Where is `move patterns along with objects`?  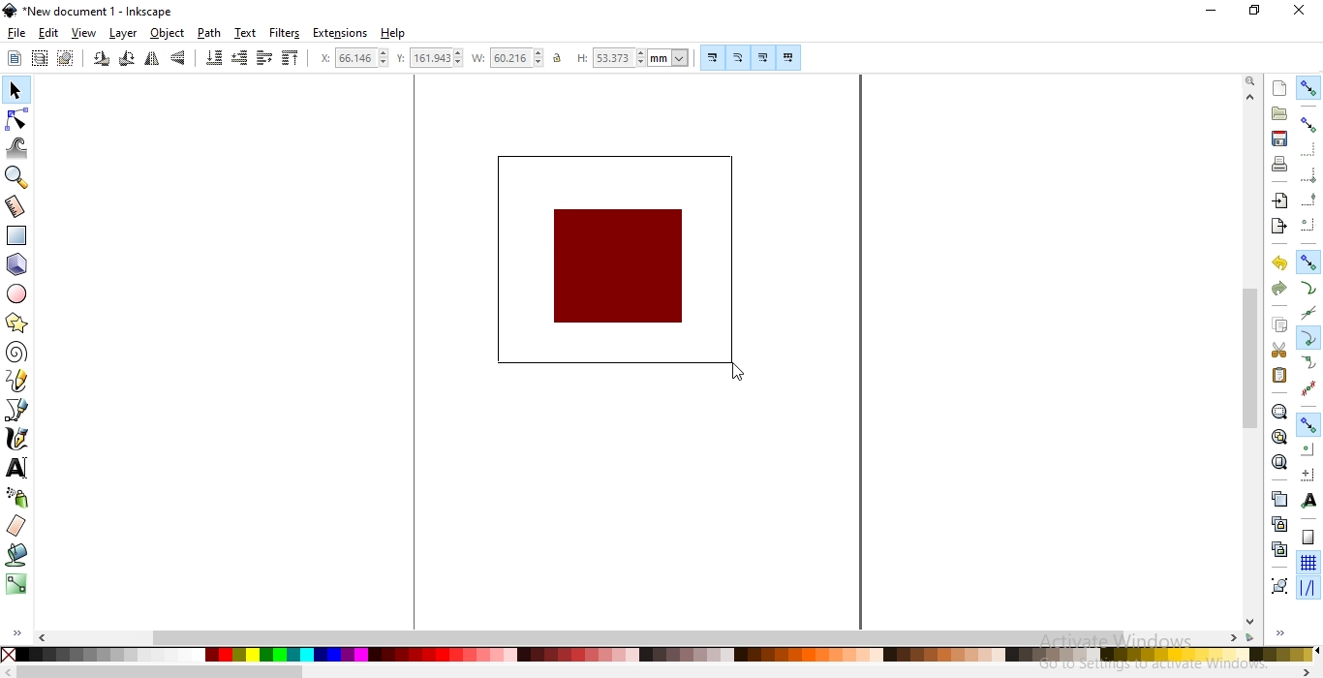 move patterns along with objects is located at coordinates (788, 58).